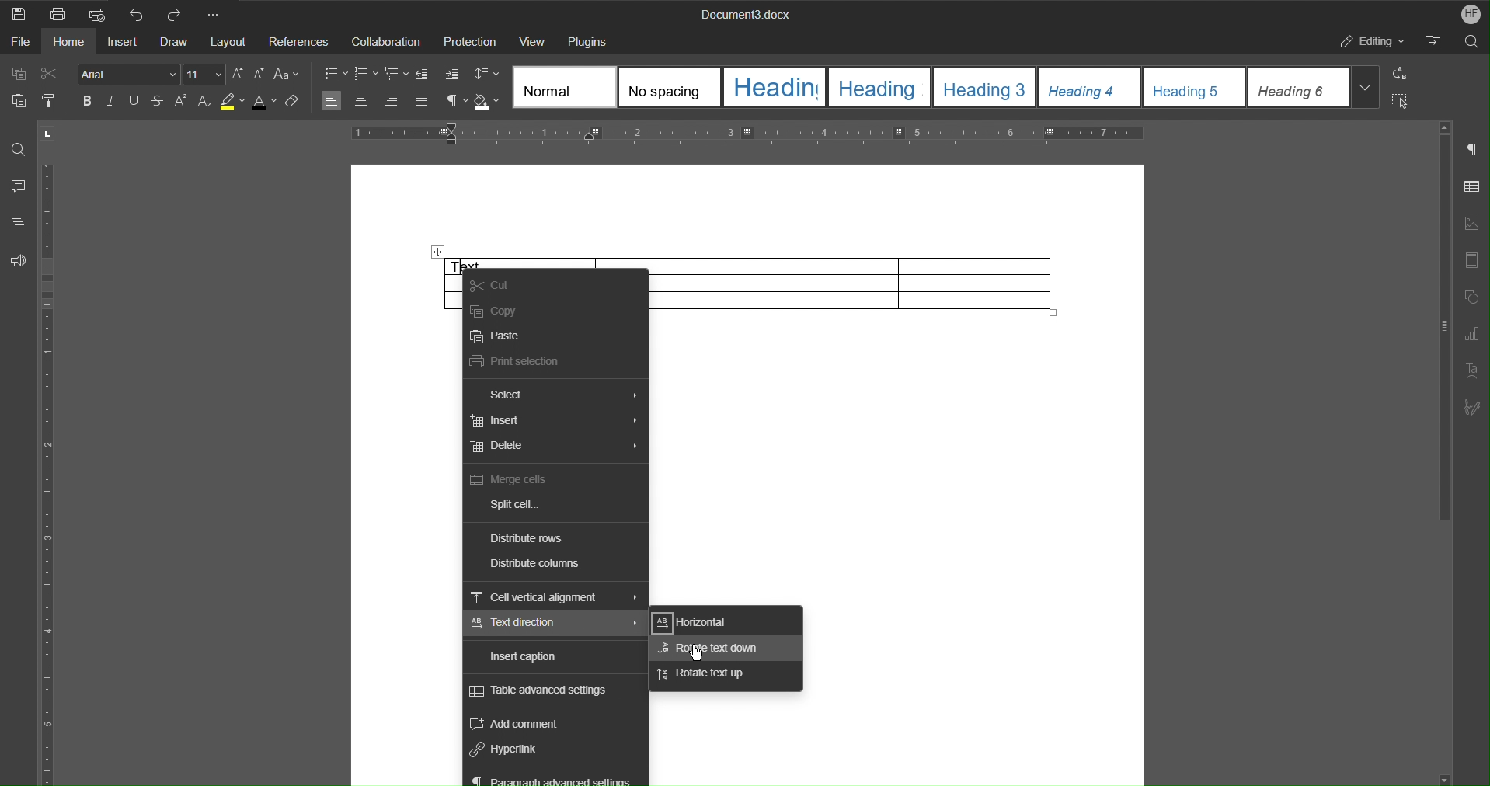 The height and width of the screenshot is (786, 1490). Describe the element at coordinates (496, 337) in the screenshot. I see `Paste` at that location.